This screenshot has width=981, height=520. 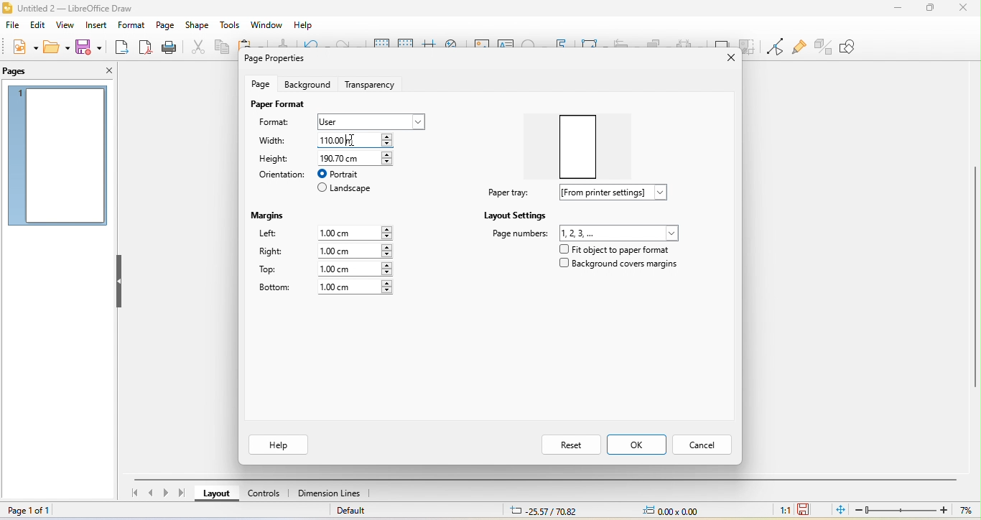 What do you see at coordinates (218, 496) in the screenshot?
I see `layout` at bounding box center [218, 496].